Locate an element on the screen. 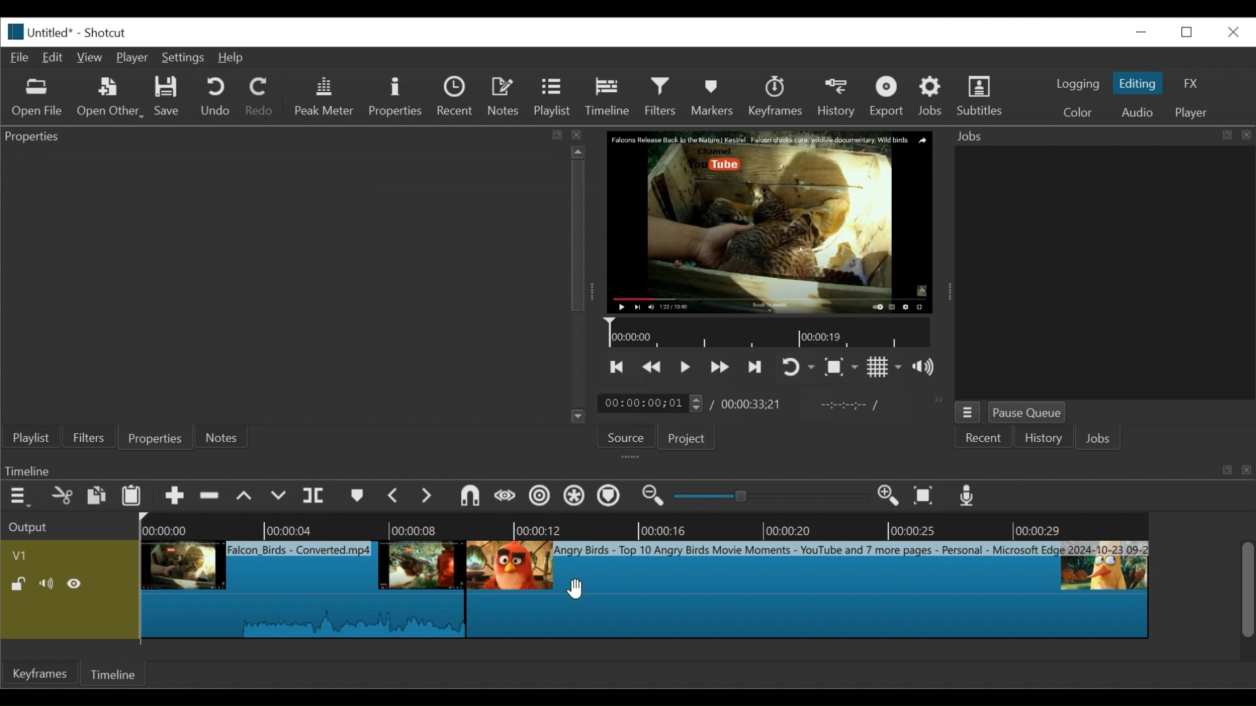 The width and height of the screenshot is (1256, 706). Editing is located at coordinates (1139, 82).